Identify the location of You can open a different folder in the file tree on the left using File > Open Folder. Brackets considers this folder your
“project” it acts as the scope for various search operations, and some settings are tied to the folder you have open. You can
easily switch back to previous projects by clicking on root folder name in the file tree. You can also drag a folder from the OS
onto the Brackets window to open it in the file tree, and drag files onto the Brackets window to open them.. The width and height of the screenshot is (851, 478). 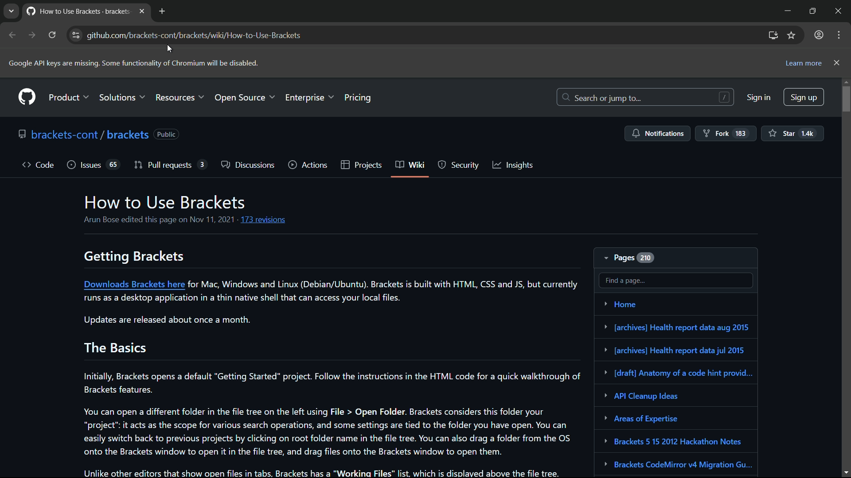
(320, 439).